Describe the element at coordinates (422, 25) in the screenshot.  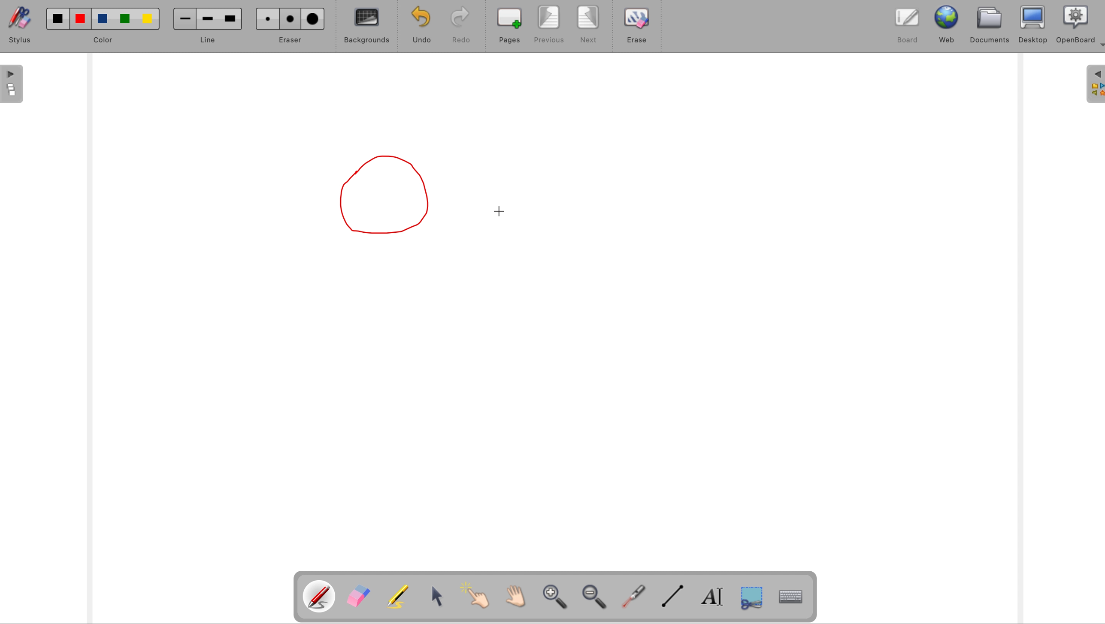
I see `undo` at that location.